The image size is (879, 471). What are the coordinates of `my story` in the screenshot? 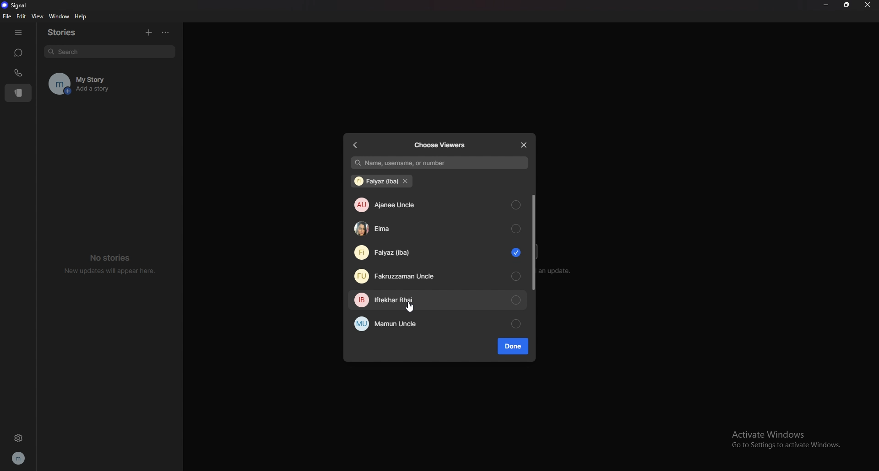 It's located at (109, 84).